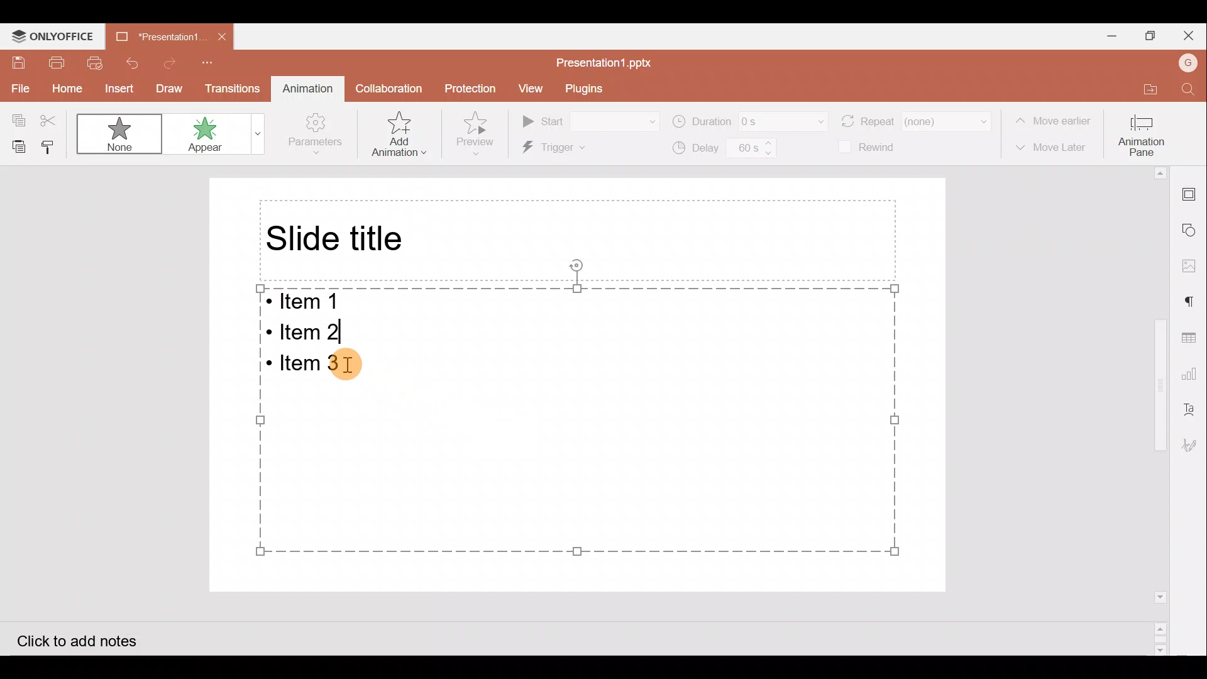  What do you see at coordinates (1153, 37) in the screenshot?
I see `Maximize` at bounding box center [1153, 37].